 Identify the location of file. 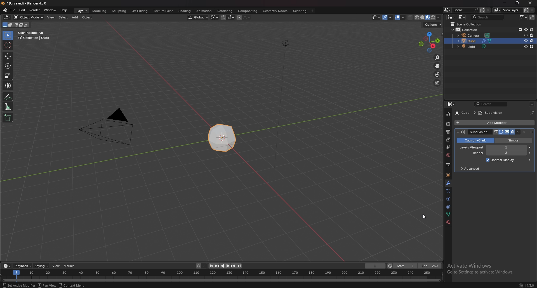
(13, 10).